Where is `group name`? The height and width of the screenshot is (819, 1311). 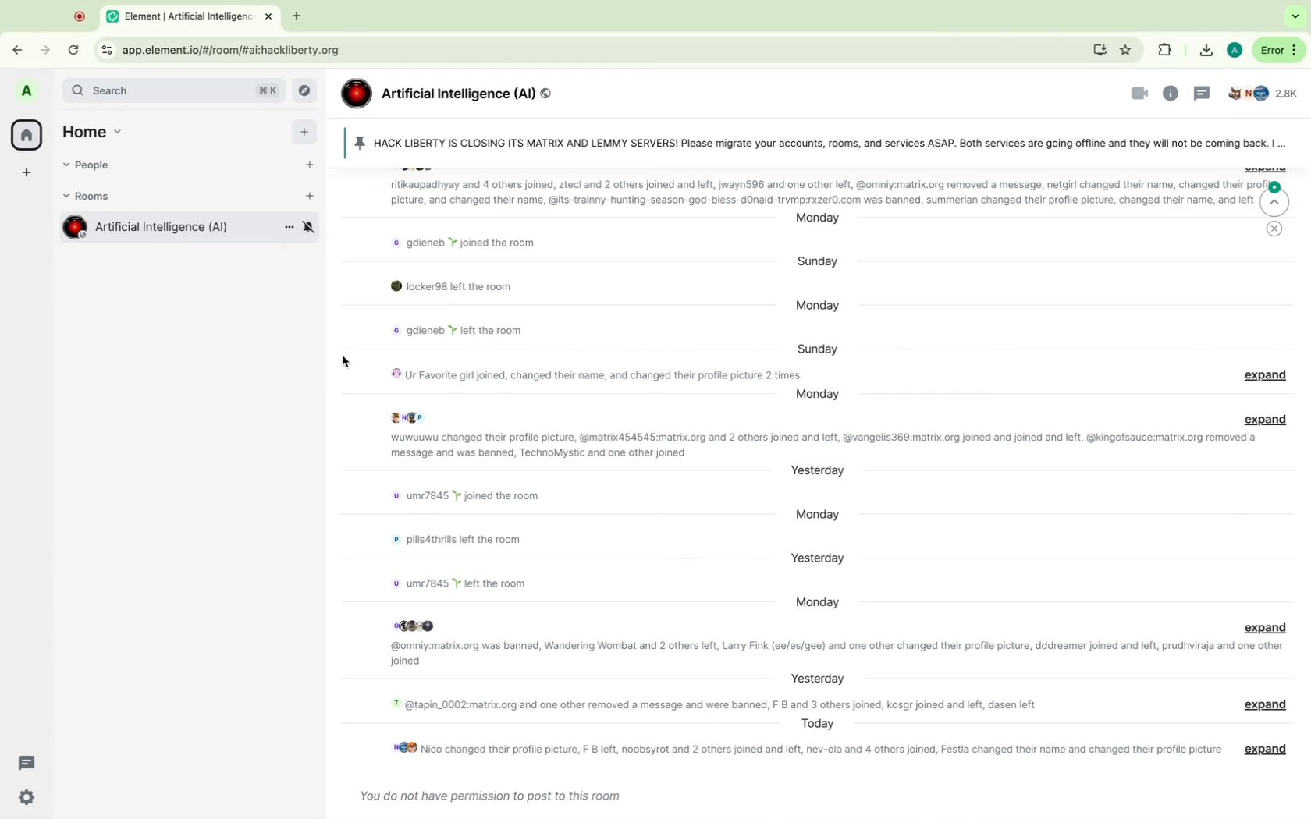
group name is located at coordinates (454, 93).